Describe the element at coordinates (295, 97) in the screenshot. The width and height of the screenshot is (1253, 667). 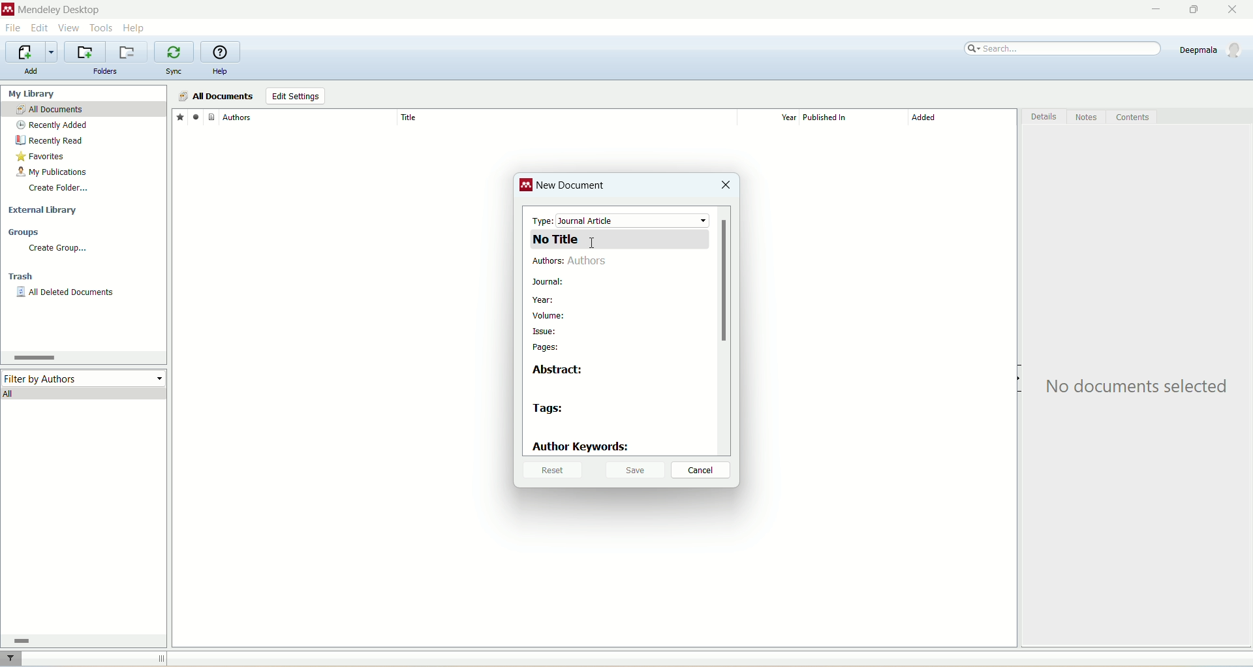
I see `edit settings` at that location.